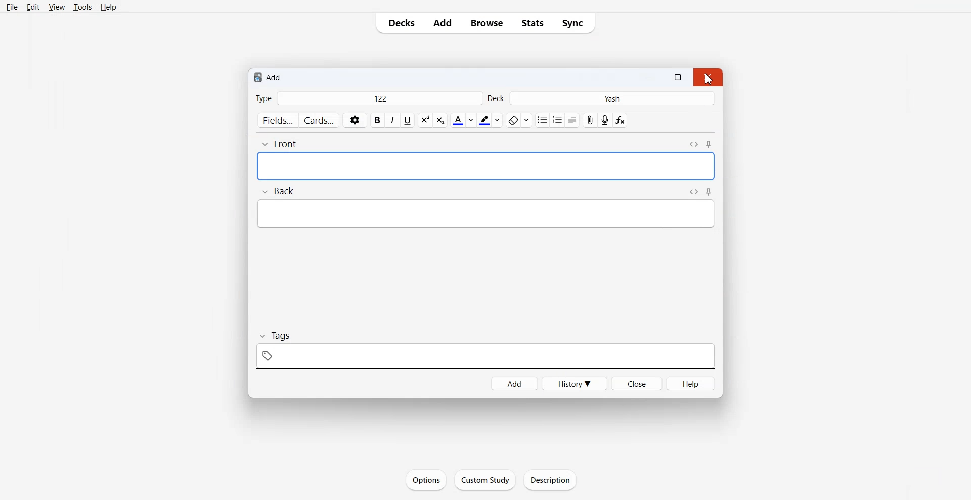 The height and width of the screenshot is (500, 971). I want to click on Add, so click(278, 78).